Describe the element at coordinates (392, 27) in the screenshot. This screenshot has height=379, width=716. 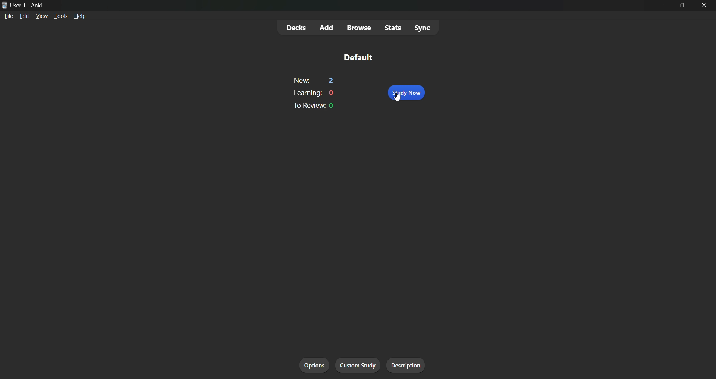
I see `stats` at that location.